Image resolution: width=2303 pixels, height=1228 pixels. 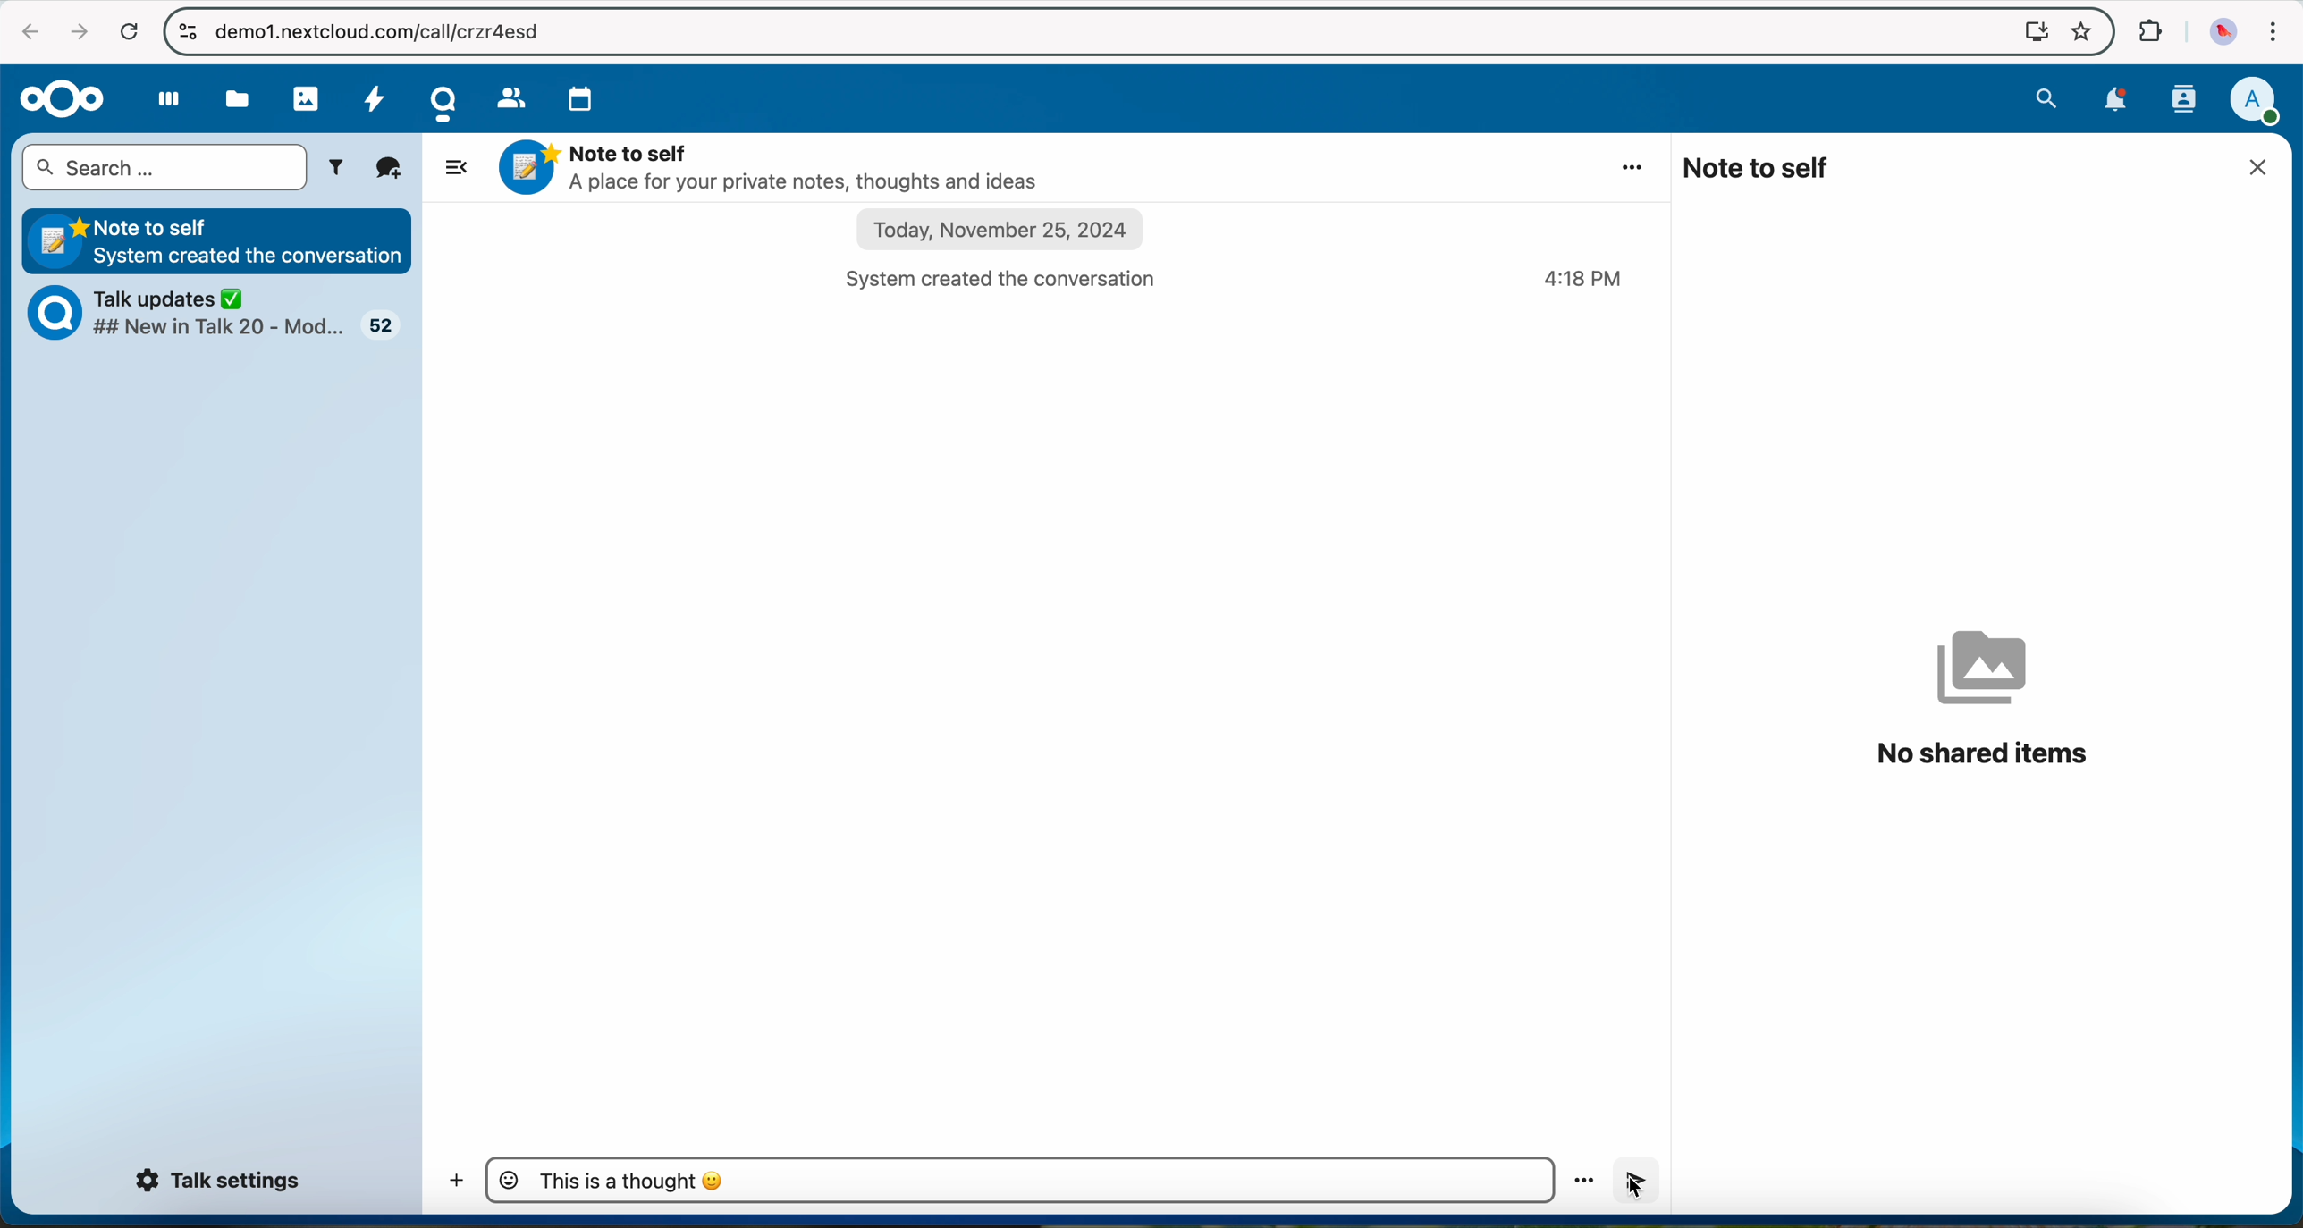 I want to click on calendar, so click(x=584, y=98).